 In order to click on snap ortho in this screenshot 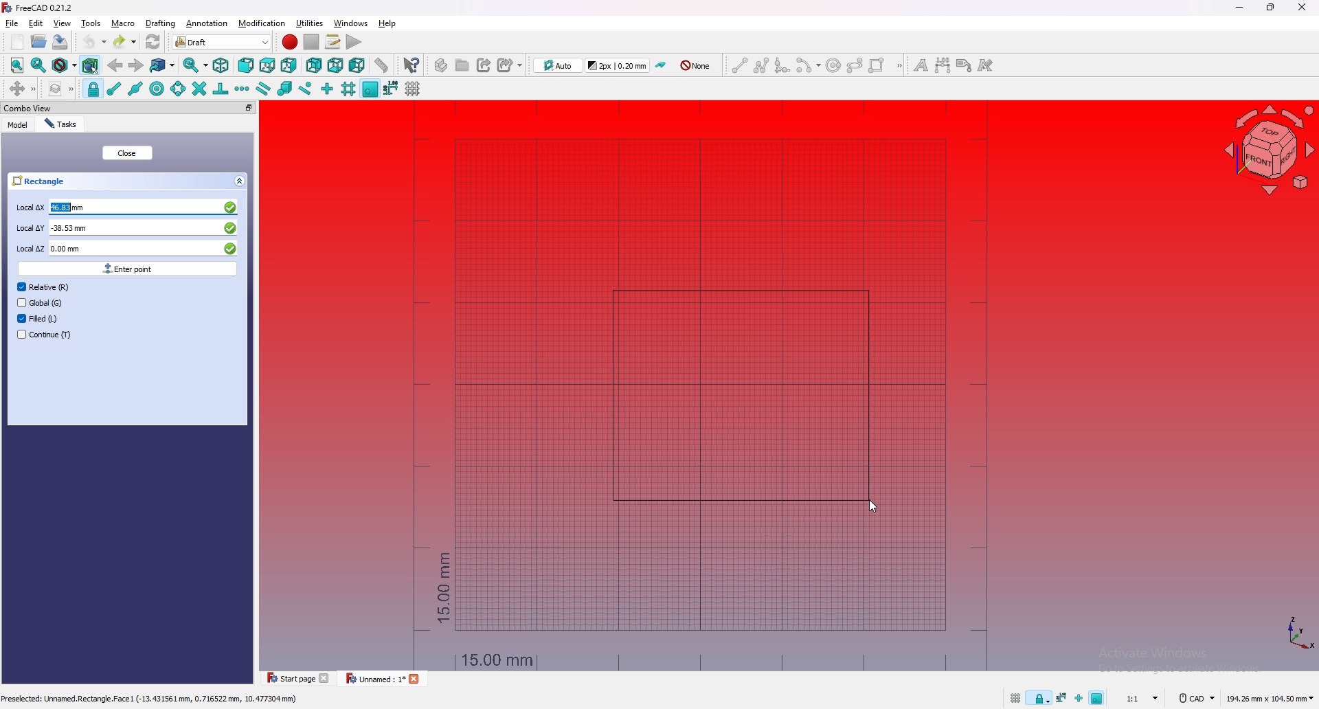, I will do `click(1078, 700)`.